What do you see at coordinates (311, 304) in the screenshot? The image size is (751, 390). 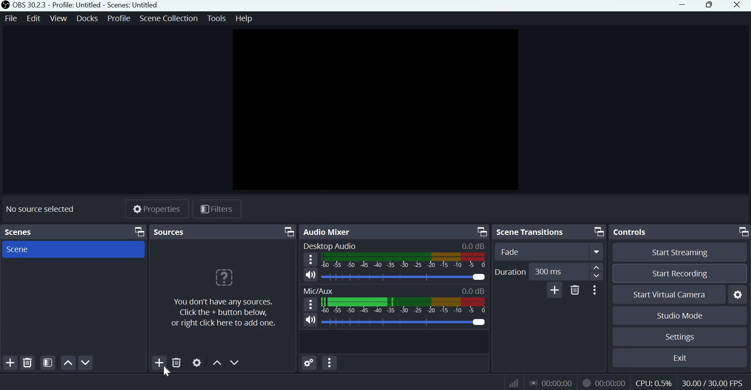 I see `hamburger menu` at bounding box center [311, 304].